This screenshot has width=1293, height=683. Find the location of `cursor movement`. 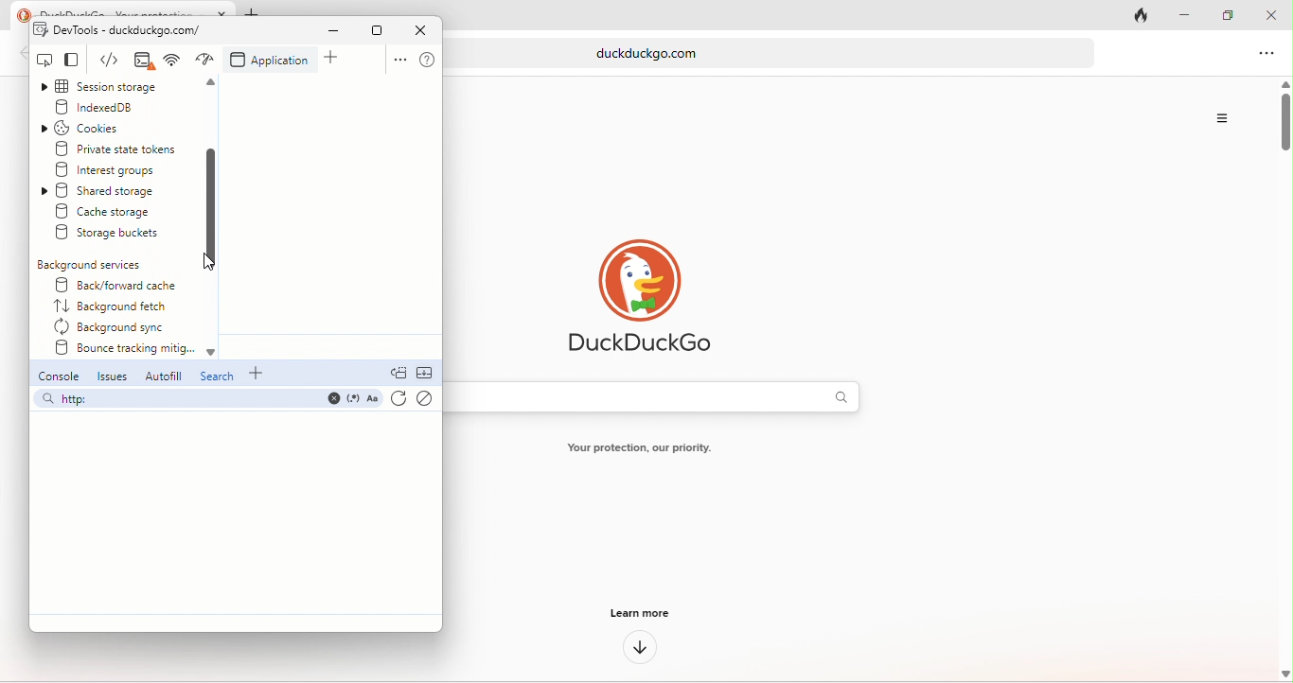

cursor movement is located at coordinates (209, 263).